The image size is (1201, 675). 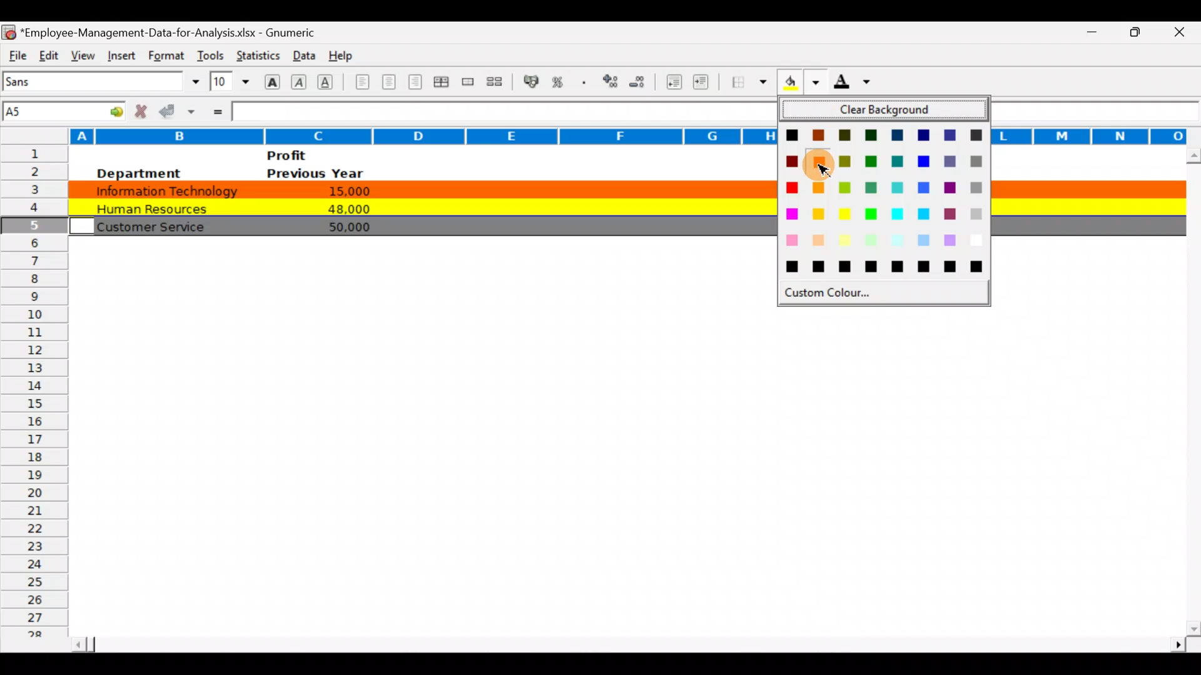 What do you see at coordinates (299, 83) in the screenshot?
I see `Italic` at bounding box center [299, 83].